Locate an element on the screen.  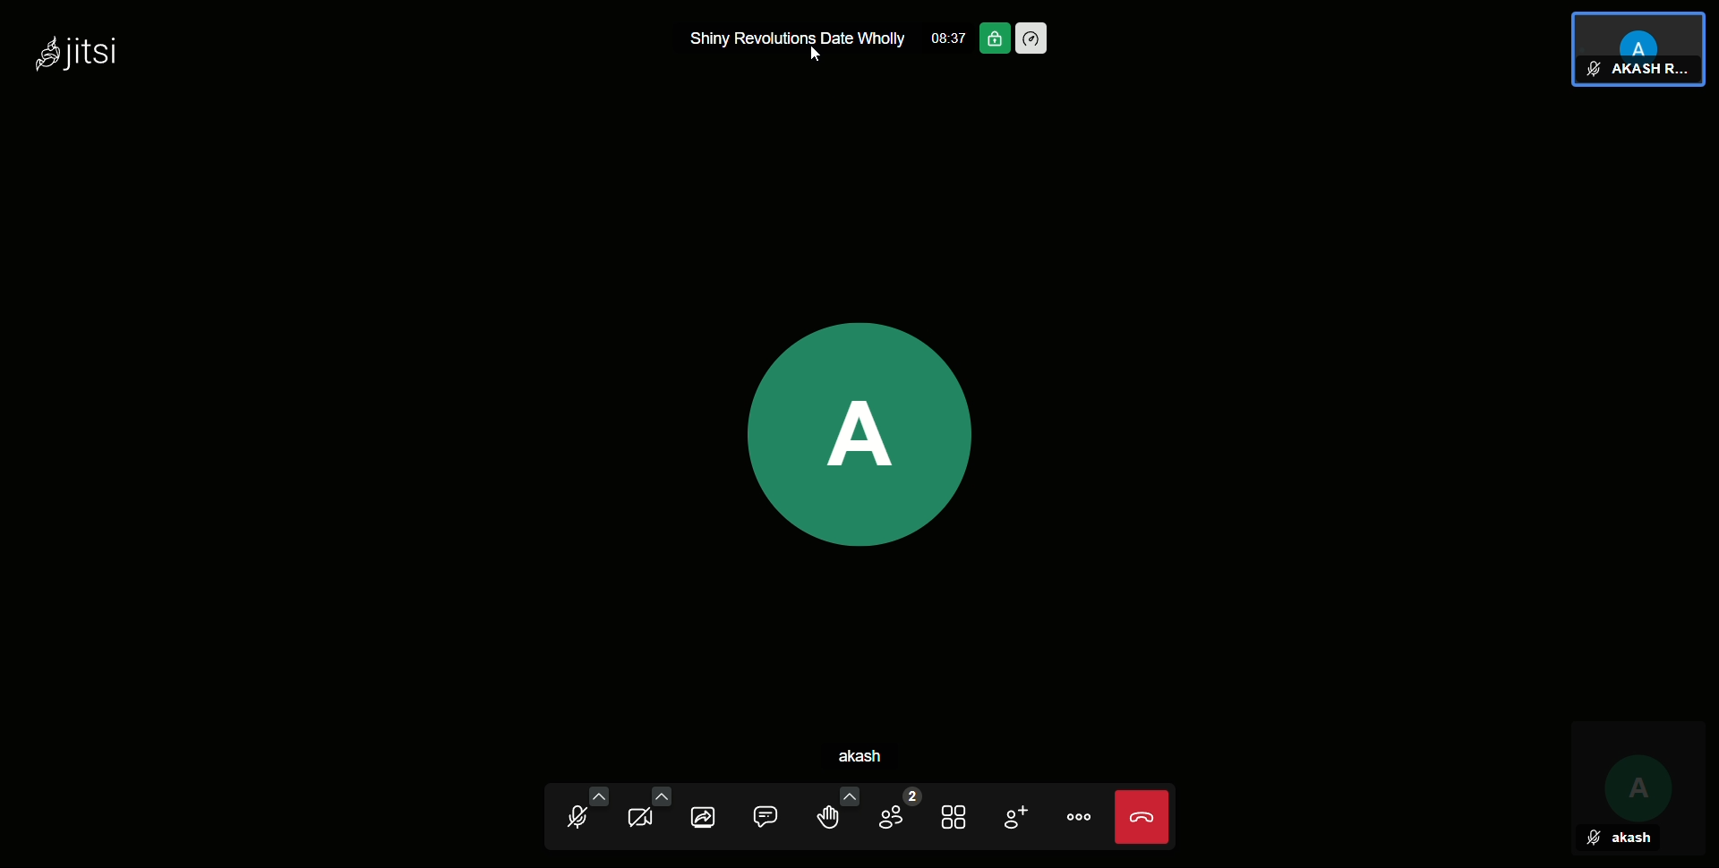
jitsi is located at coordinates (76, 56).